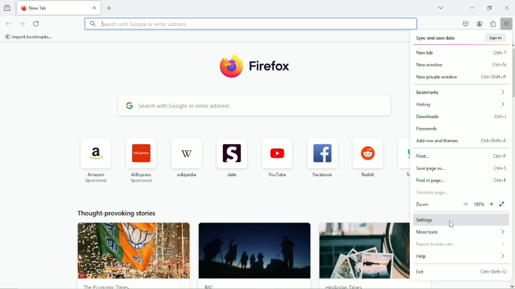 This screenshot has height=289, width=515. What do you see at coordinates (461, 256) in the screenshot?
I see `Help >` at bounding box center [461, 256].